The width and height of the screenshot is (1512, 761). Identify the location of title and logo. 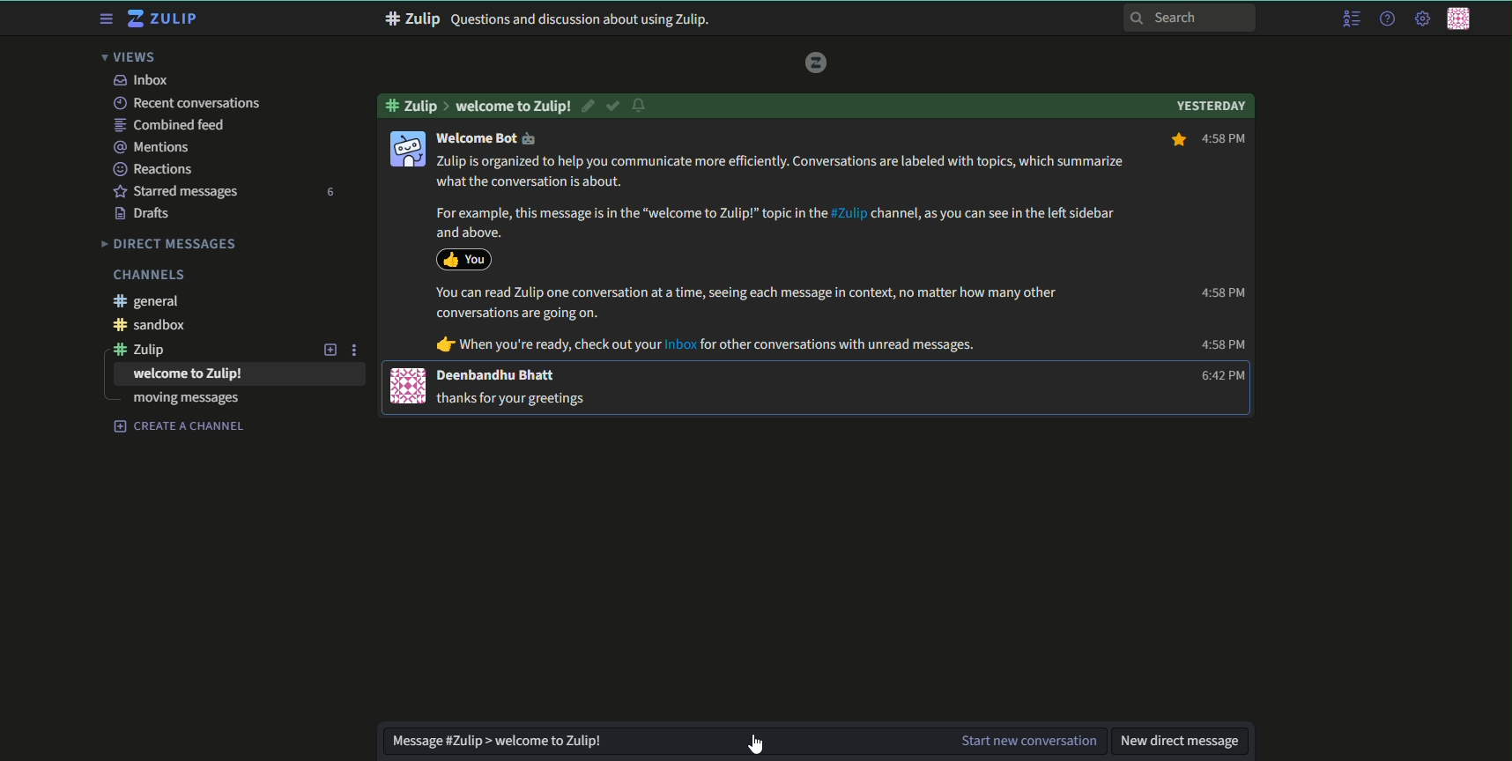
(165, 19).